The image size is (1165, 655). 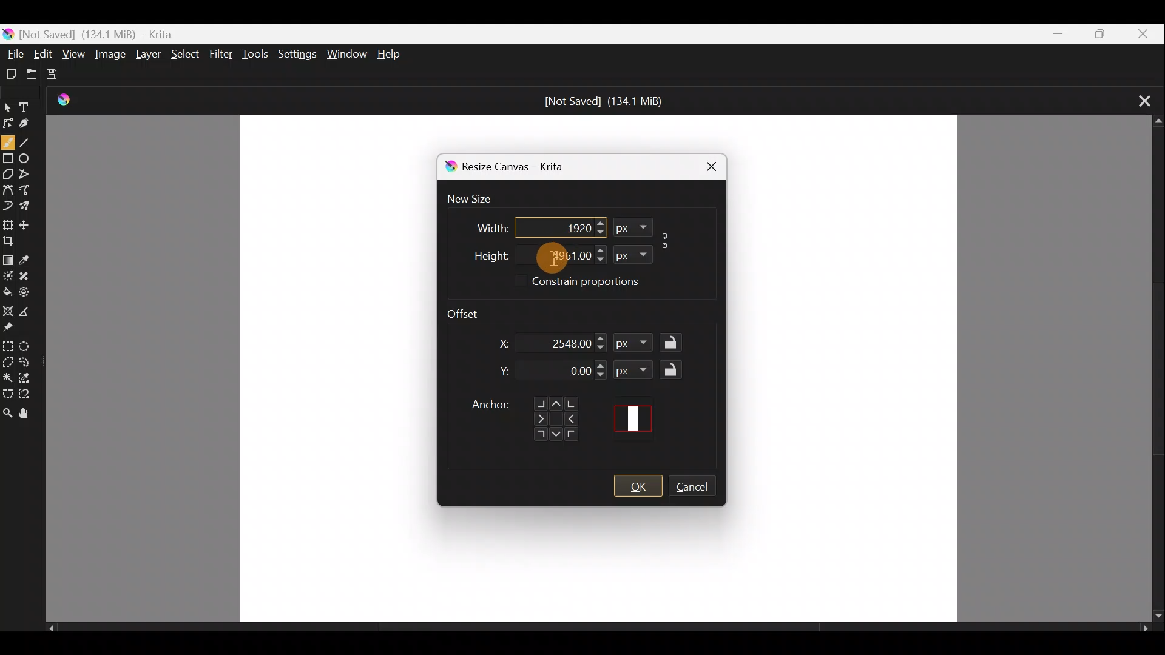 I want to click on Close tab, so click(x=1140, y=99).